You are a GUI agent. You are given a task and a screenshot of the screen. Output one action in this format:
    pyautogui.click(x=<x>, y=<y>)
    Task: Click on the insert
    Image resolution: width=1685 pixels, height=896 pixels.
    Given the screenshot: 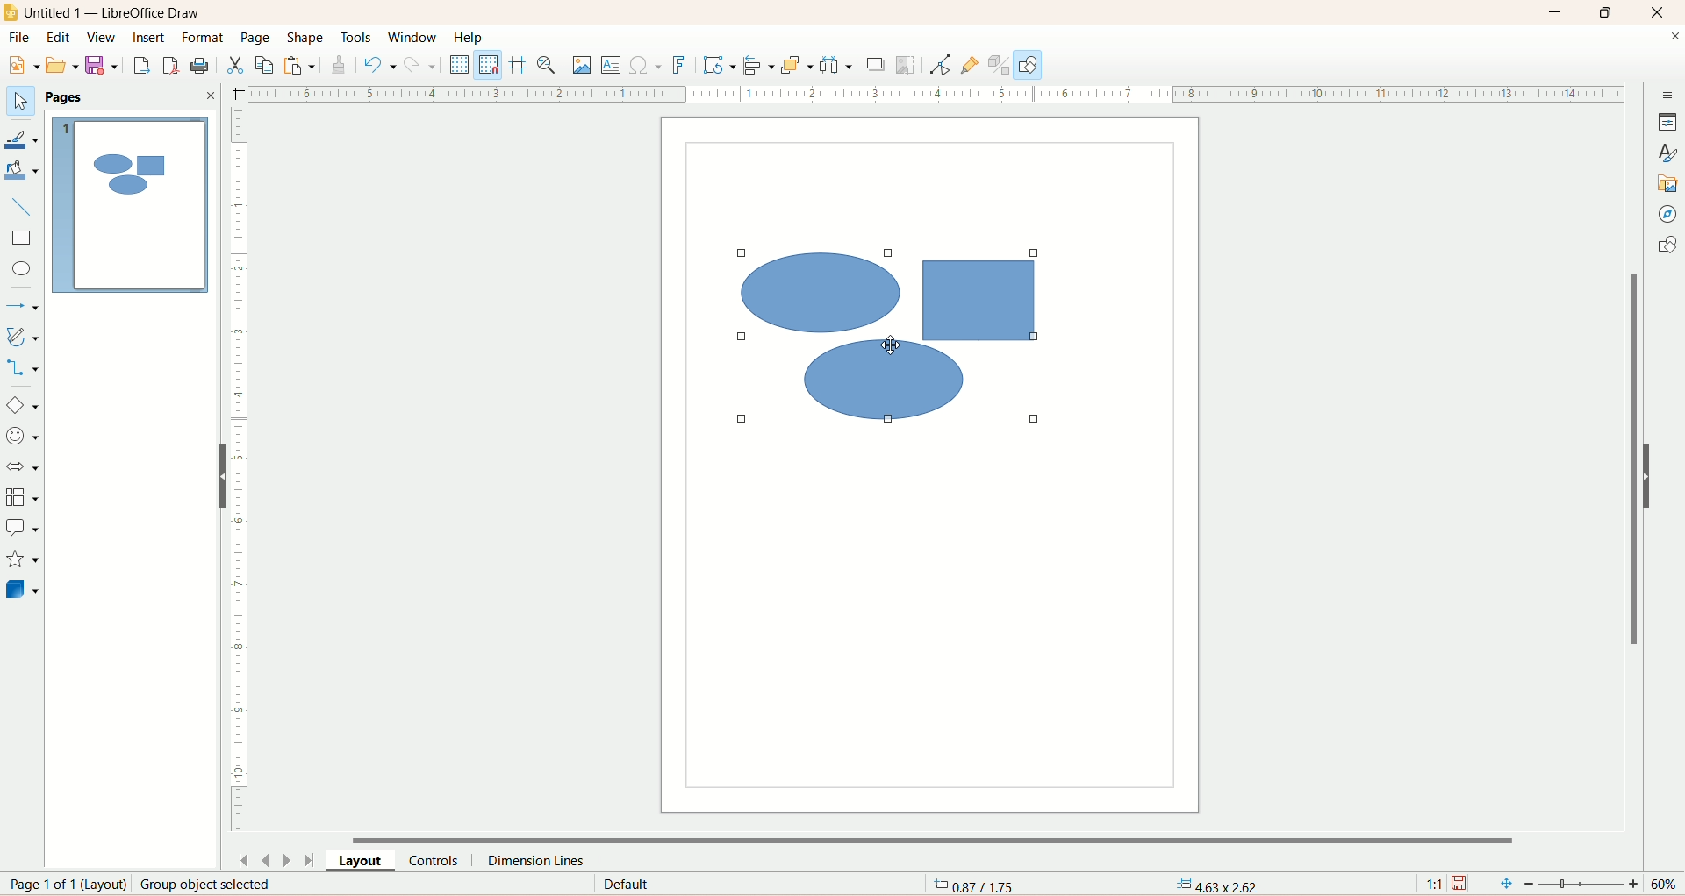 What is the action you would take?
    pyautogui.click(x=154, y=43)
    